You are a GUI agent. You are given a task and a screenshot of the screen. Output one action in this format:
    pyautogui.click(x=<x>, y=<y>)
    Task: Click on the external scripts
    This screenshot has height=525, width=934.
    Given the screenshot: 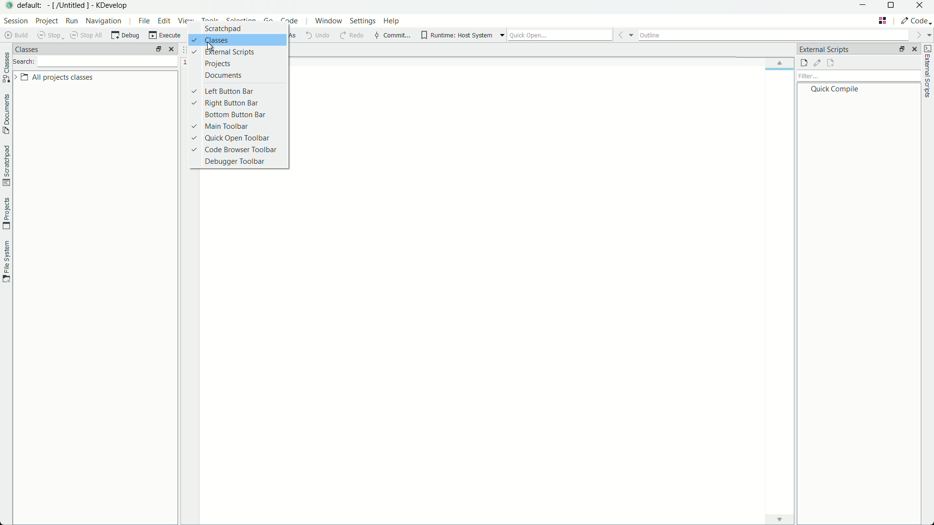 What is the action you would take?
    pyautogui.click(x=825, y=50)
    